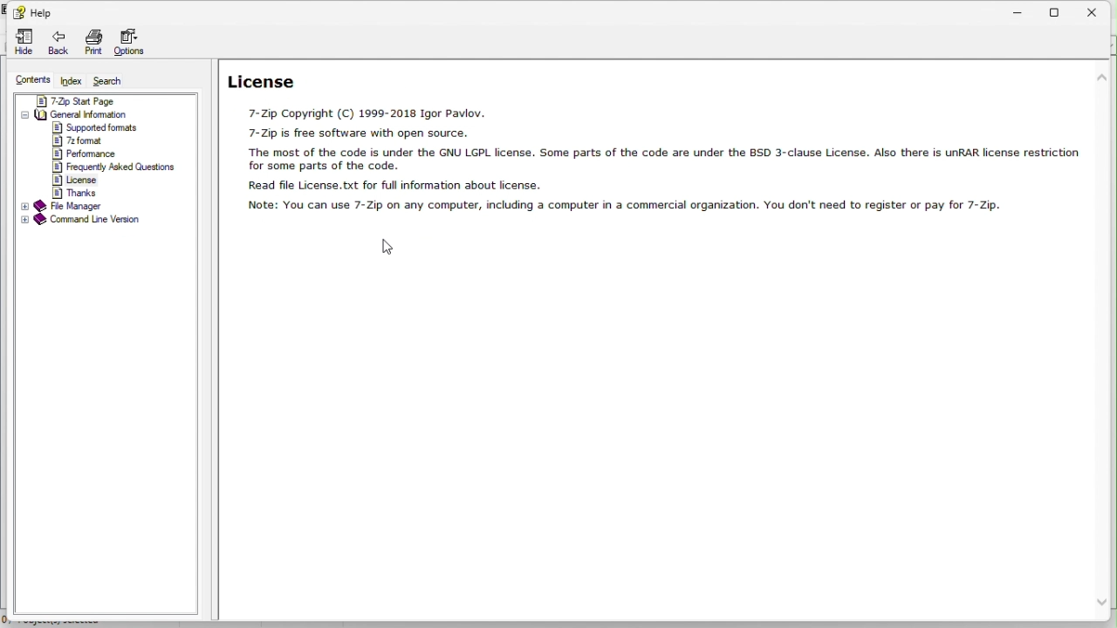  What do you see at coordinates (32, 10) in the screenshot?
I see `help` at bounding box center [32, 10].